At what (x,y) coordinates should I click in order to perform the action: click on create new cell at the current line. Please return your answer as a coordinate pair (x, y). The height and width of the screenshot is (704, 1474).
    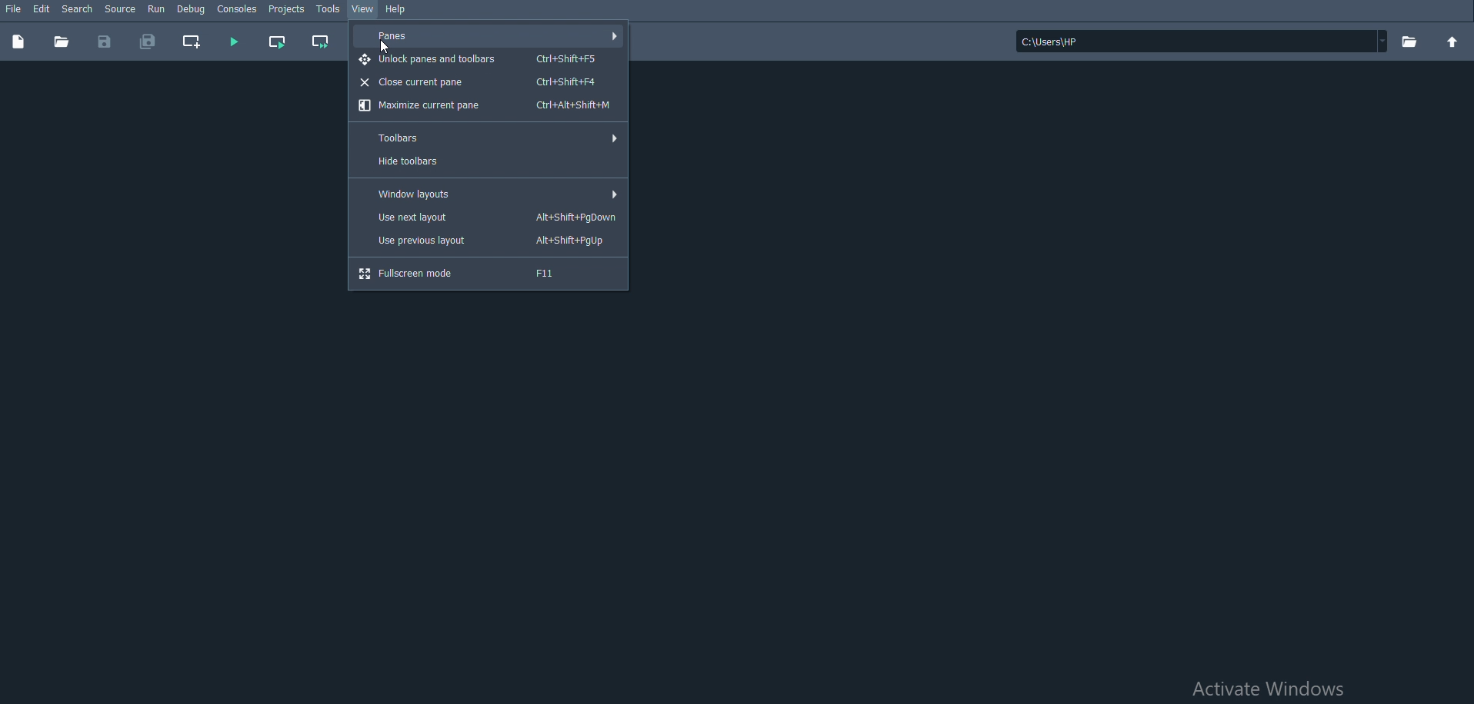
    Looking at the image, I should click on (189, 42).